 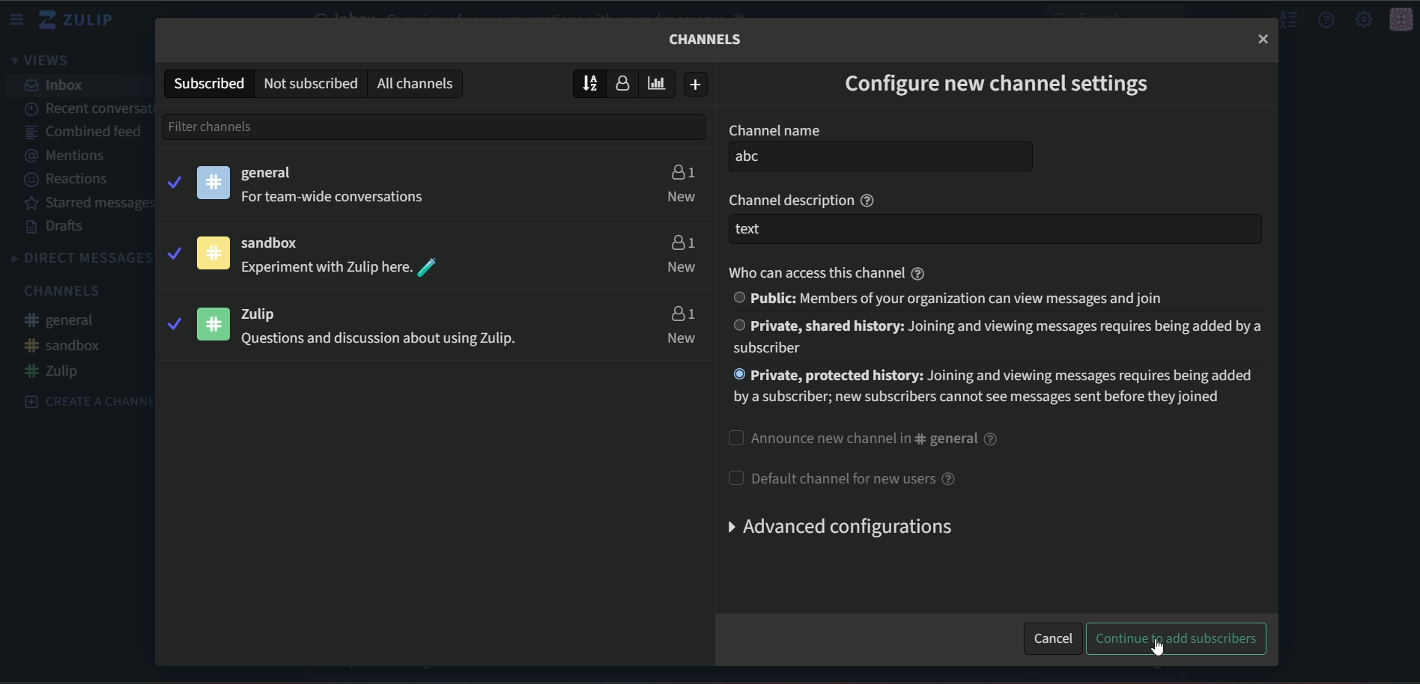 What do you see at coordinates (627, 85) in the screenshot?
I see `user` at bounding box center [627, 85].